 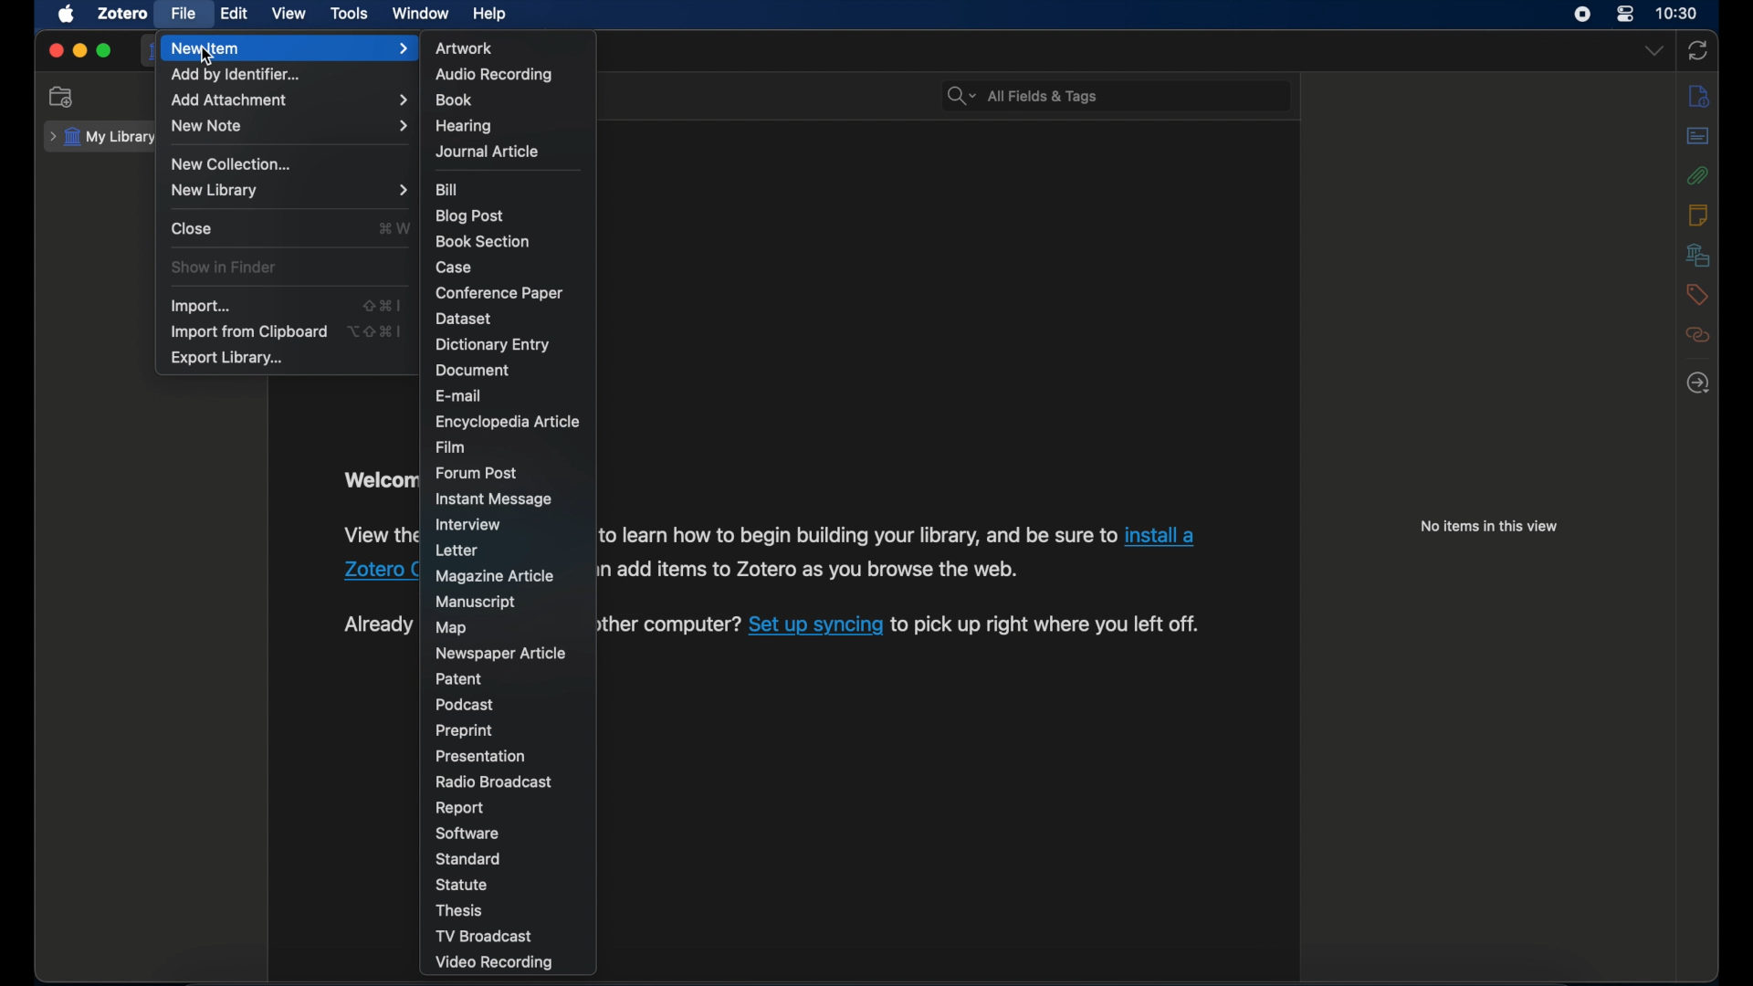 I want to click on case, so click(x=455, y=267).